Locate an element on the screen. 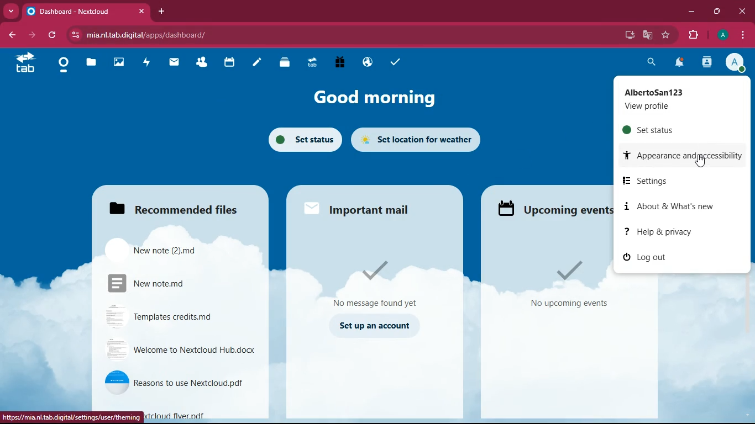 Image resolution: width=755 pixels, height=424 pixels. set location is located at coordinates (421, 141).